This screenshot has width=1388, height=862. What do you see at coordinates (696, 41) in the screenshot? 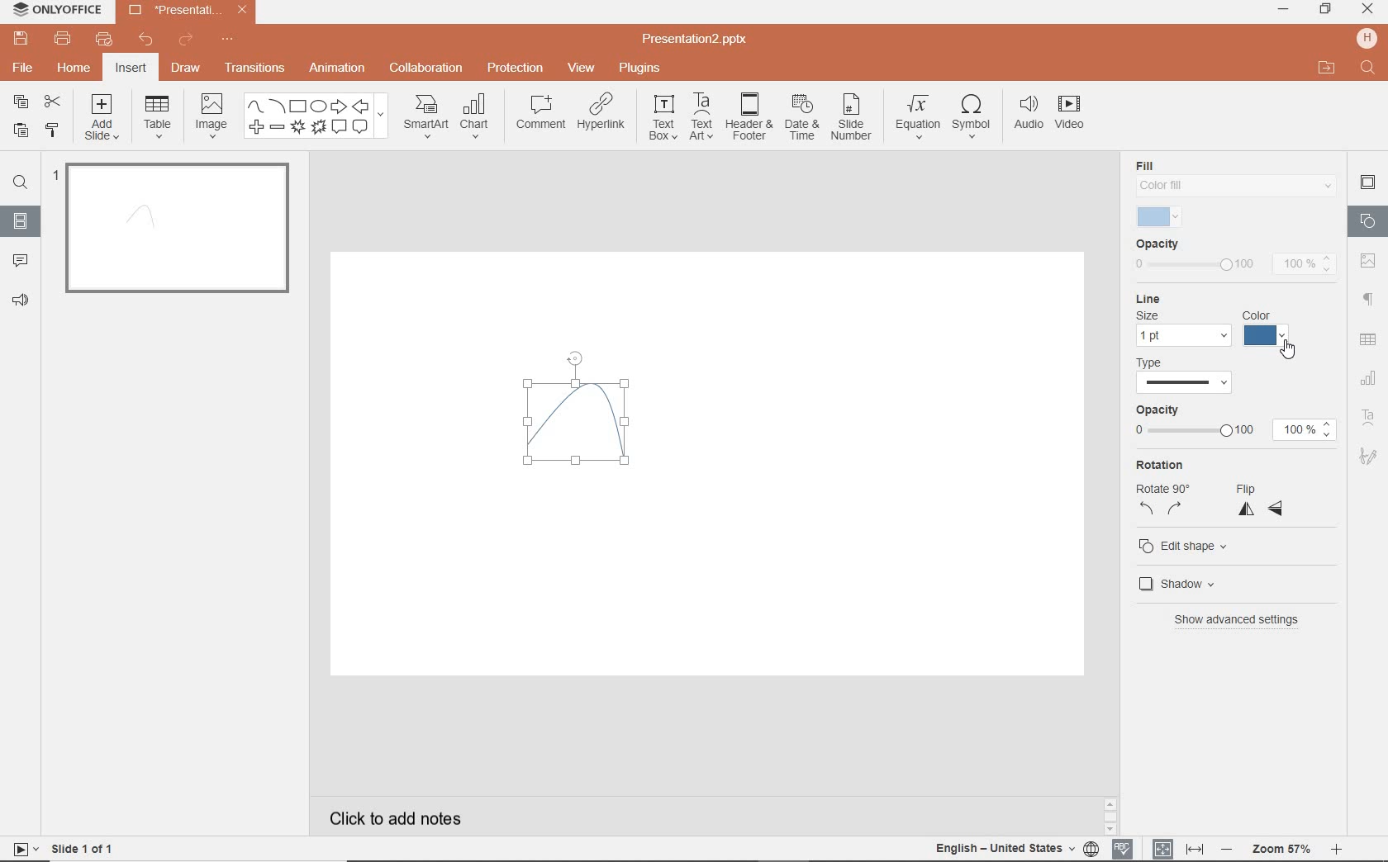
I see `Presentation2.pptx` at bounding box center [696, 41].